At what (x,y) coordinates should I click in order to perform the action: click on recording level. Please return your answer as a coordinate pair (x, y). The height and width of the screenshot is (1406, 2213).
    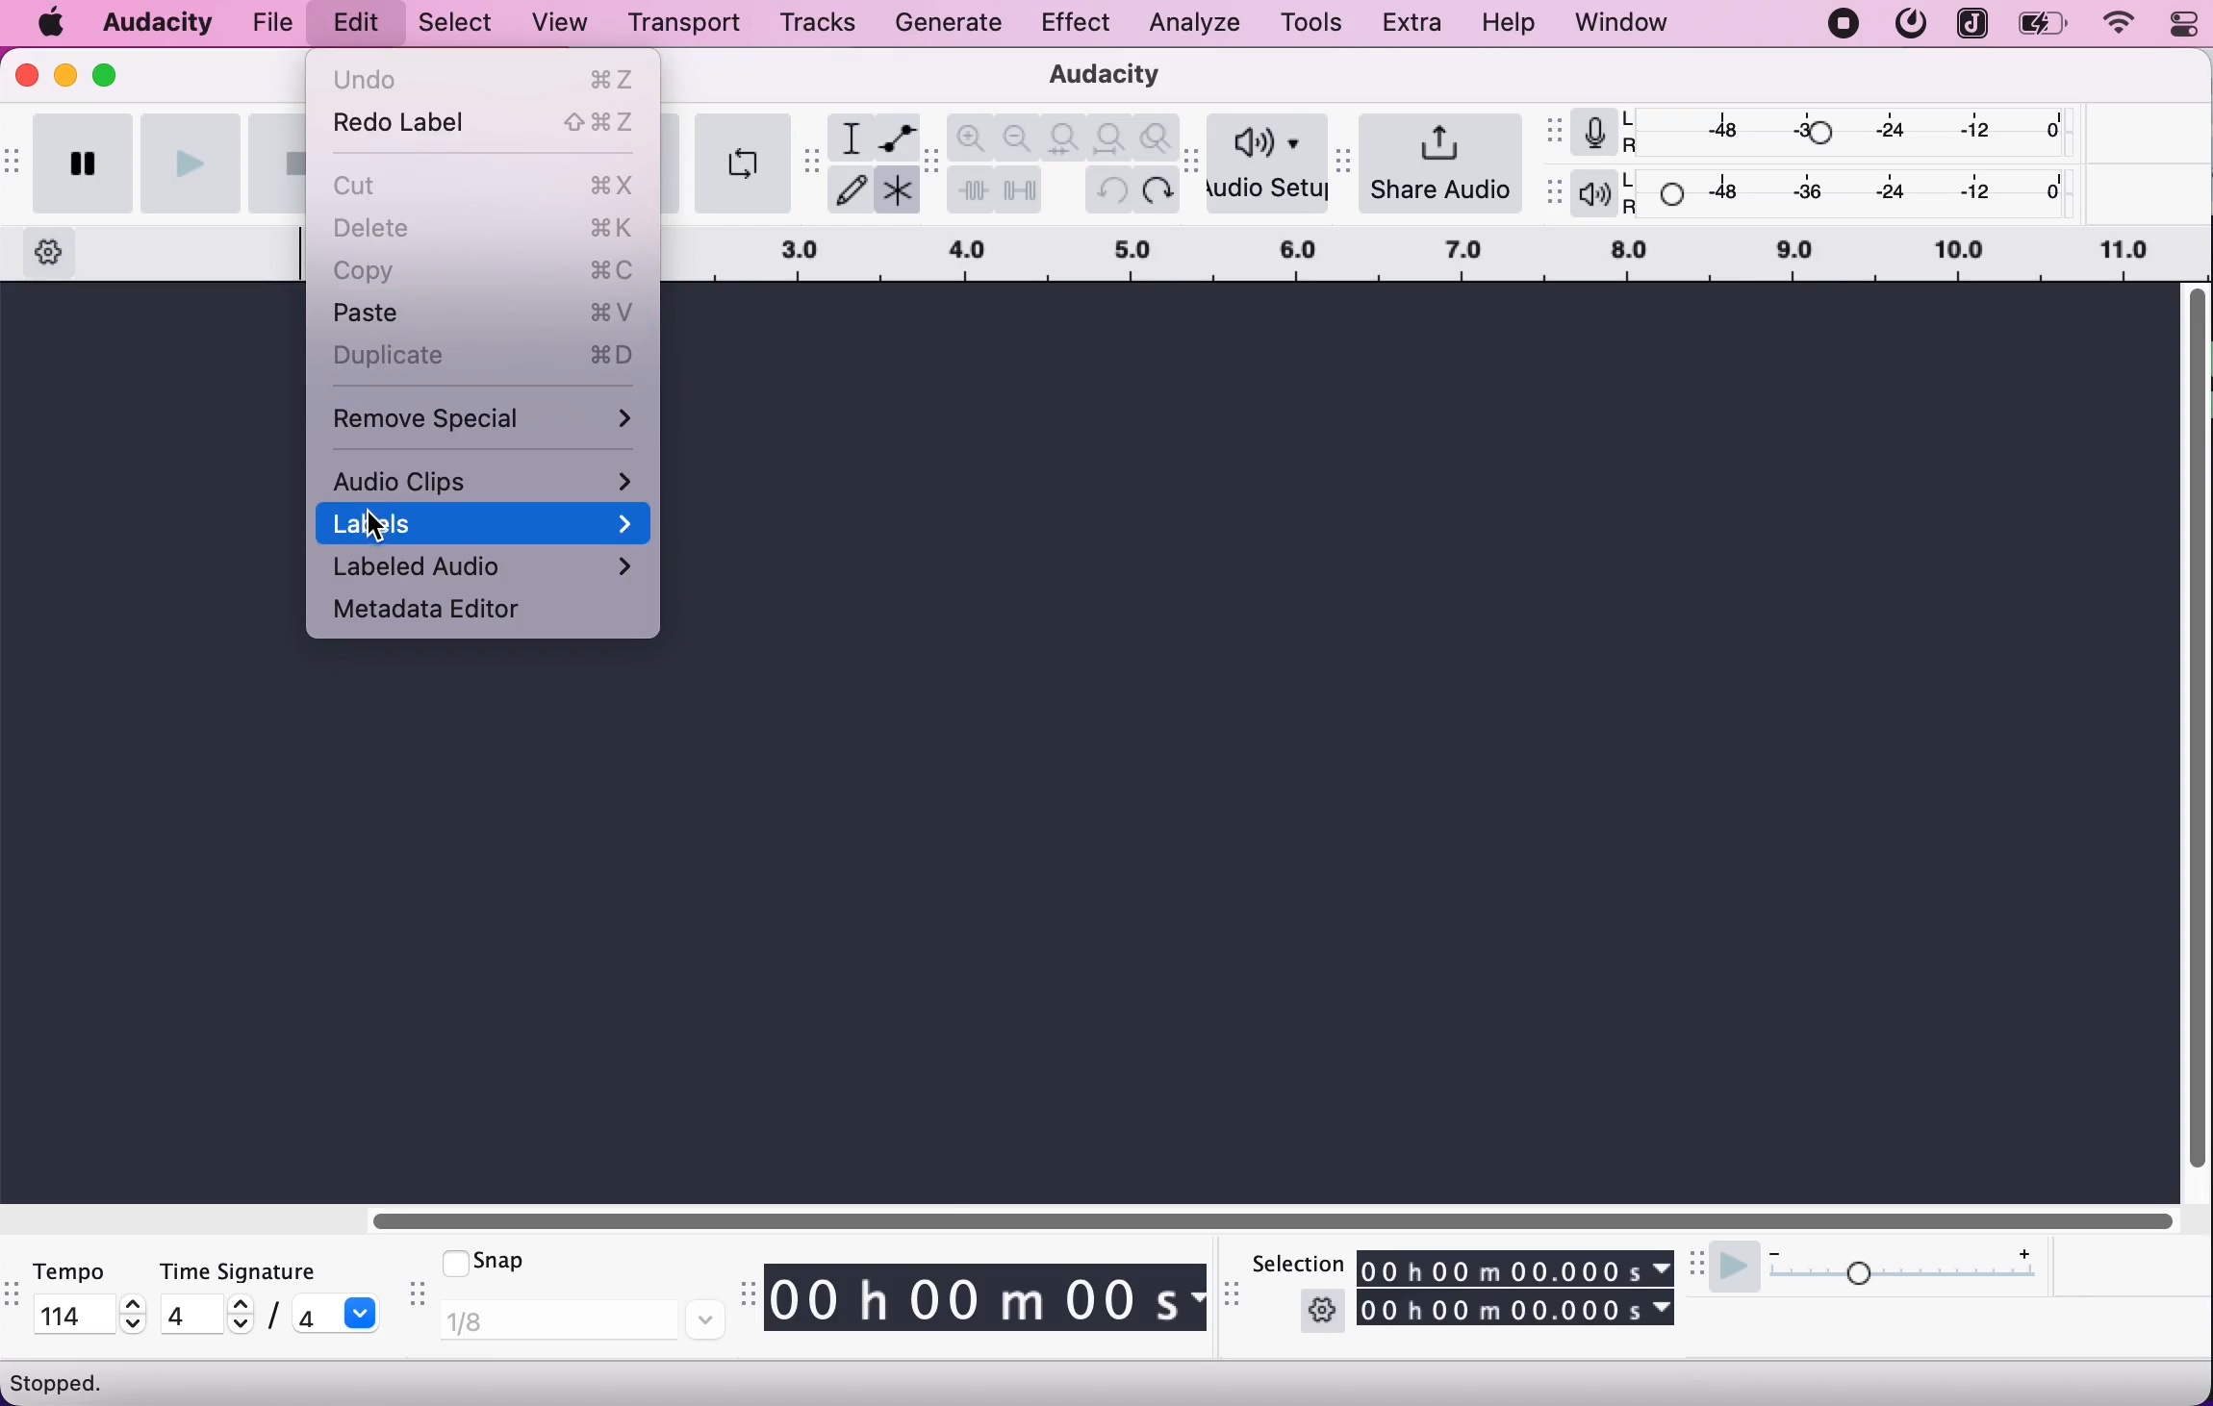
    Looking at the image, I should click on (1852, 131).